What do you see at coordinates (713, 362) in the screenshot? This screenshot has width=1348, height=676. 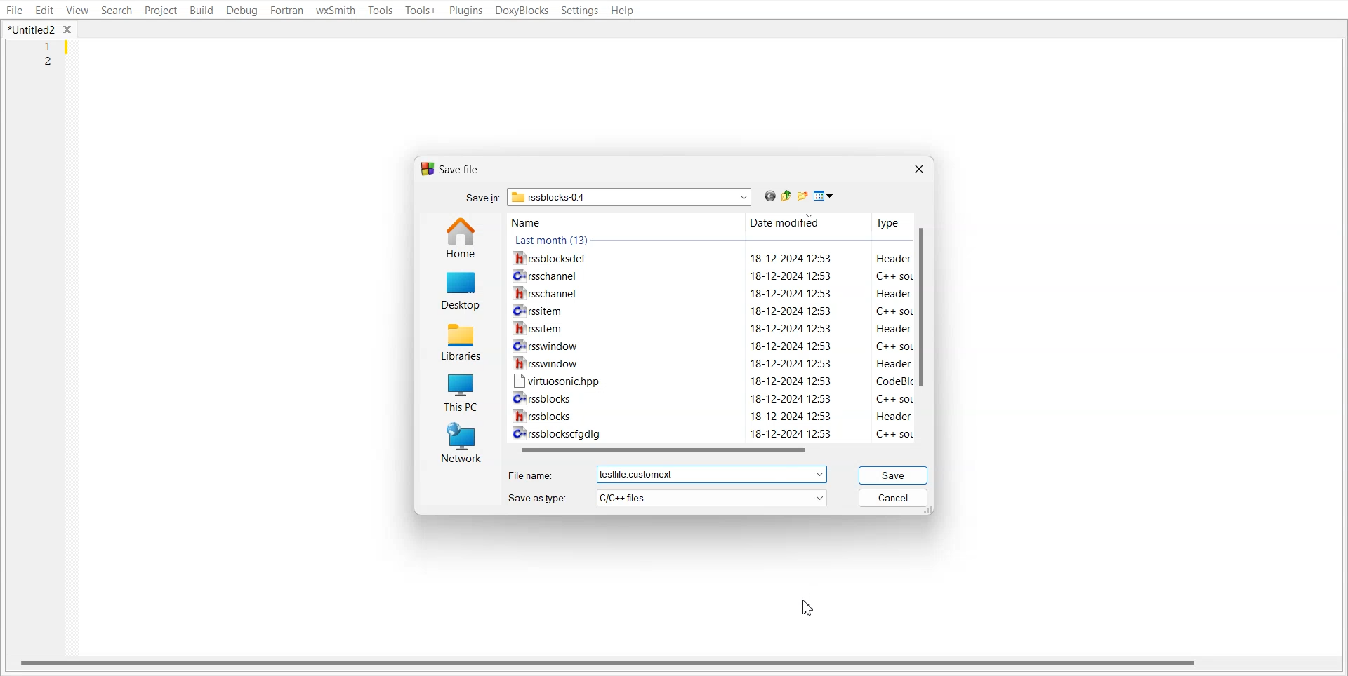 I see `# rsswindow 18-12-2024 12:53 Header` at bounding box center [713, 362].